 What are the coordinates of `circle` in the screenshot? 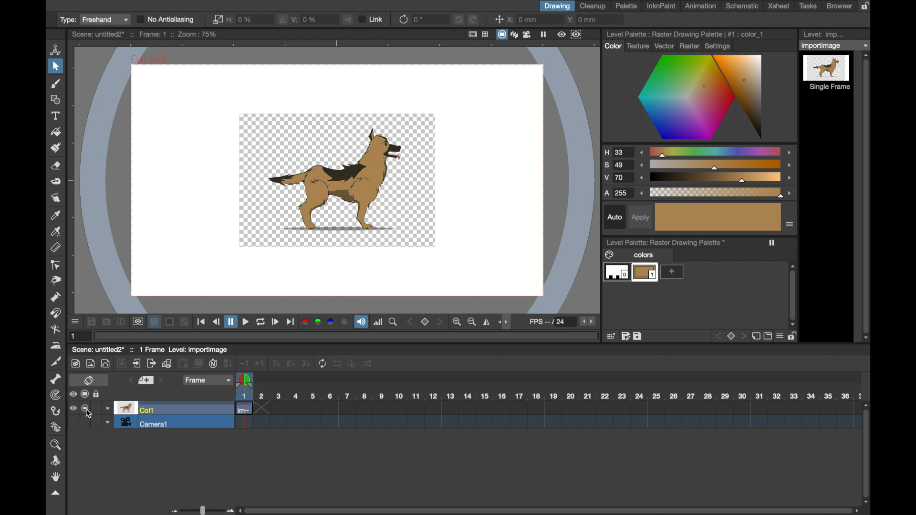 It's located at (344, 322).